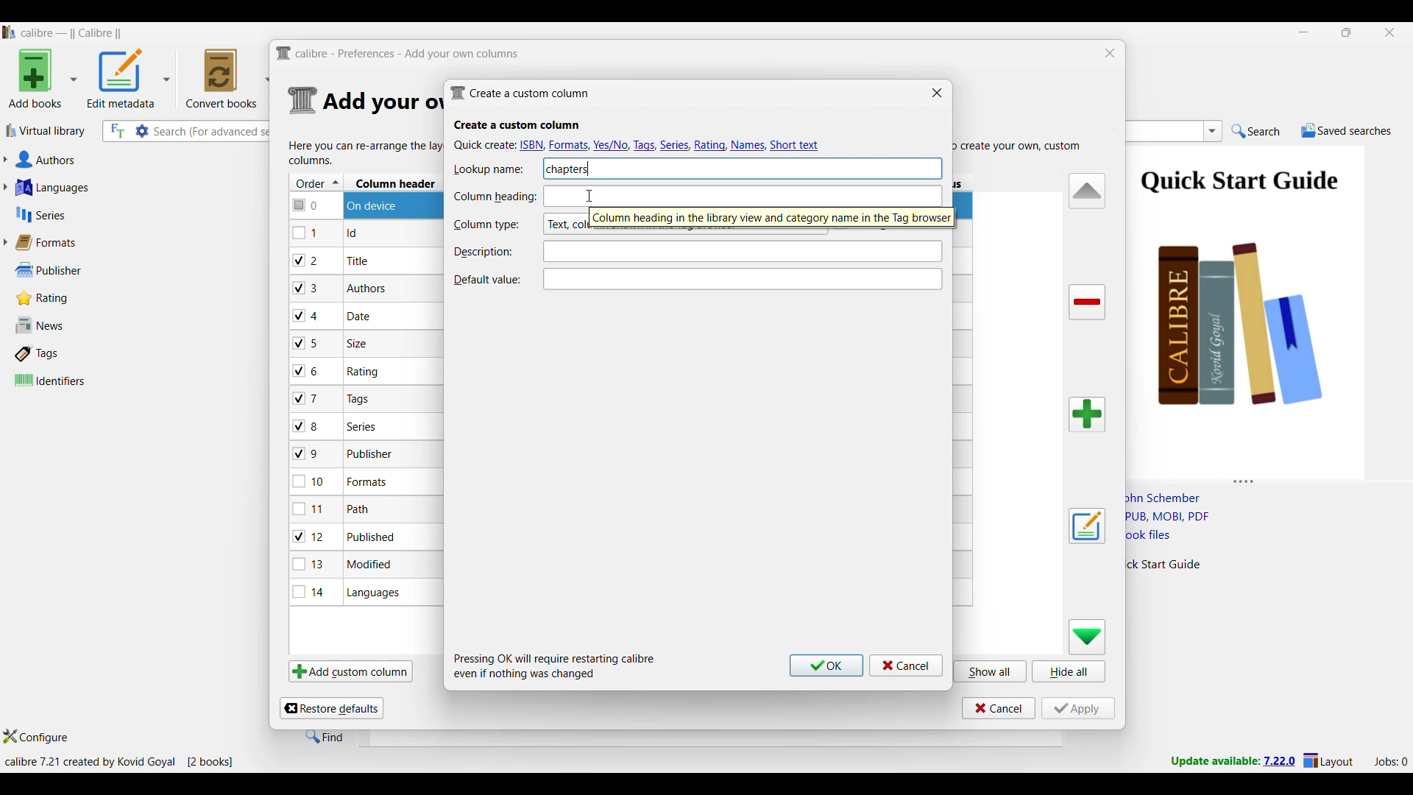  Describe the element at coordinates (36, 736) in the screenshot. I see `Configure` at that location.